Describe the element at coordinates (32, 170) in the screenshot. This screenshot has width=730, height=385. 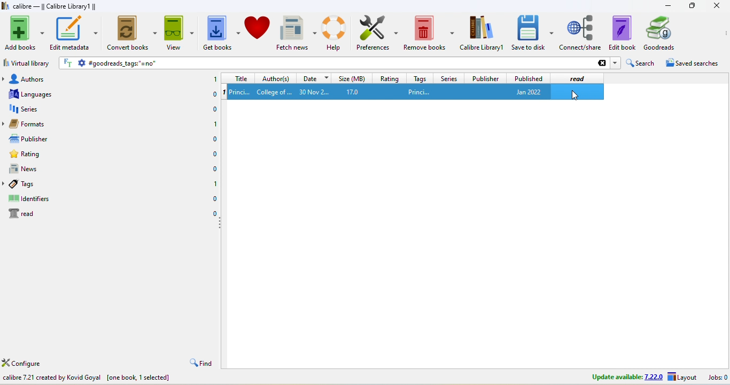
I see `news` at that location.